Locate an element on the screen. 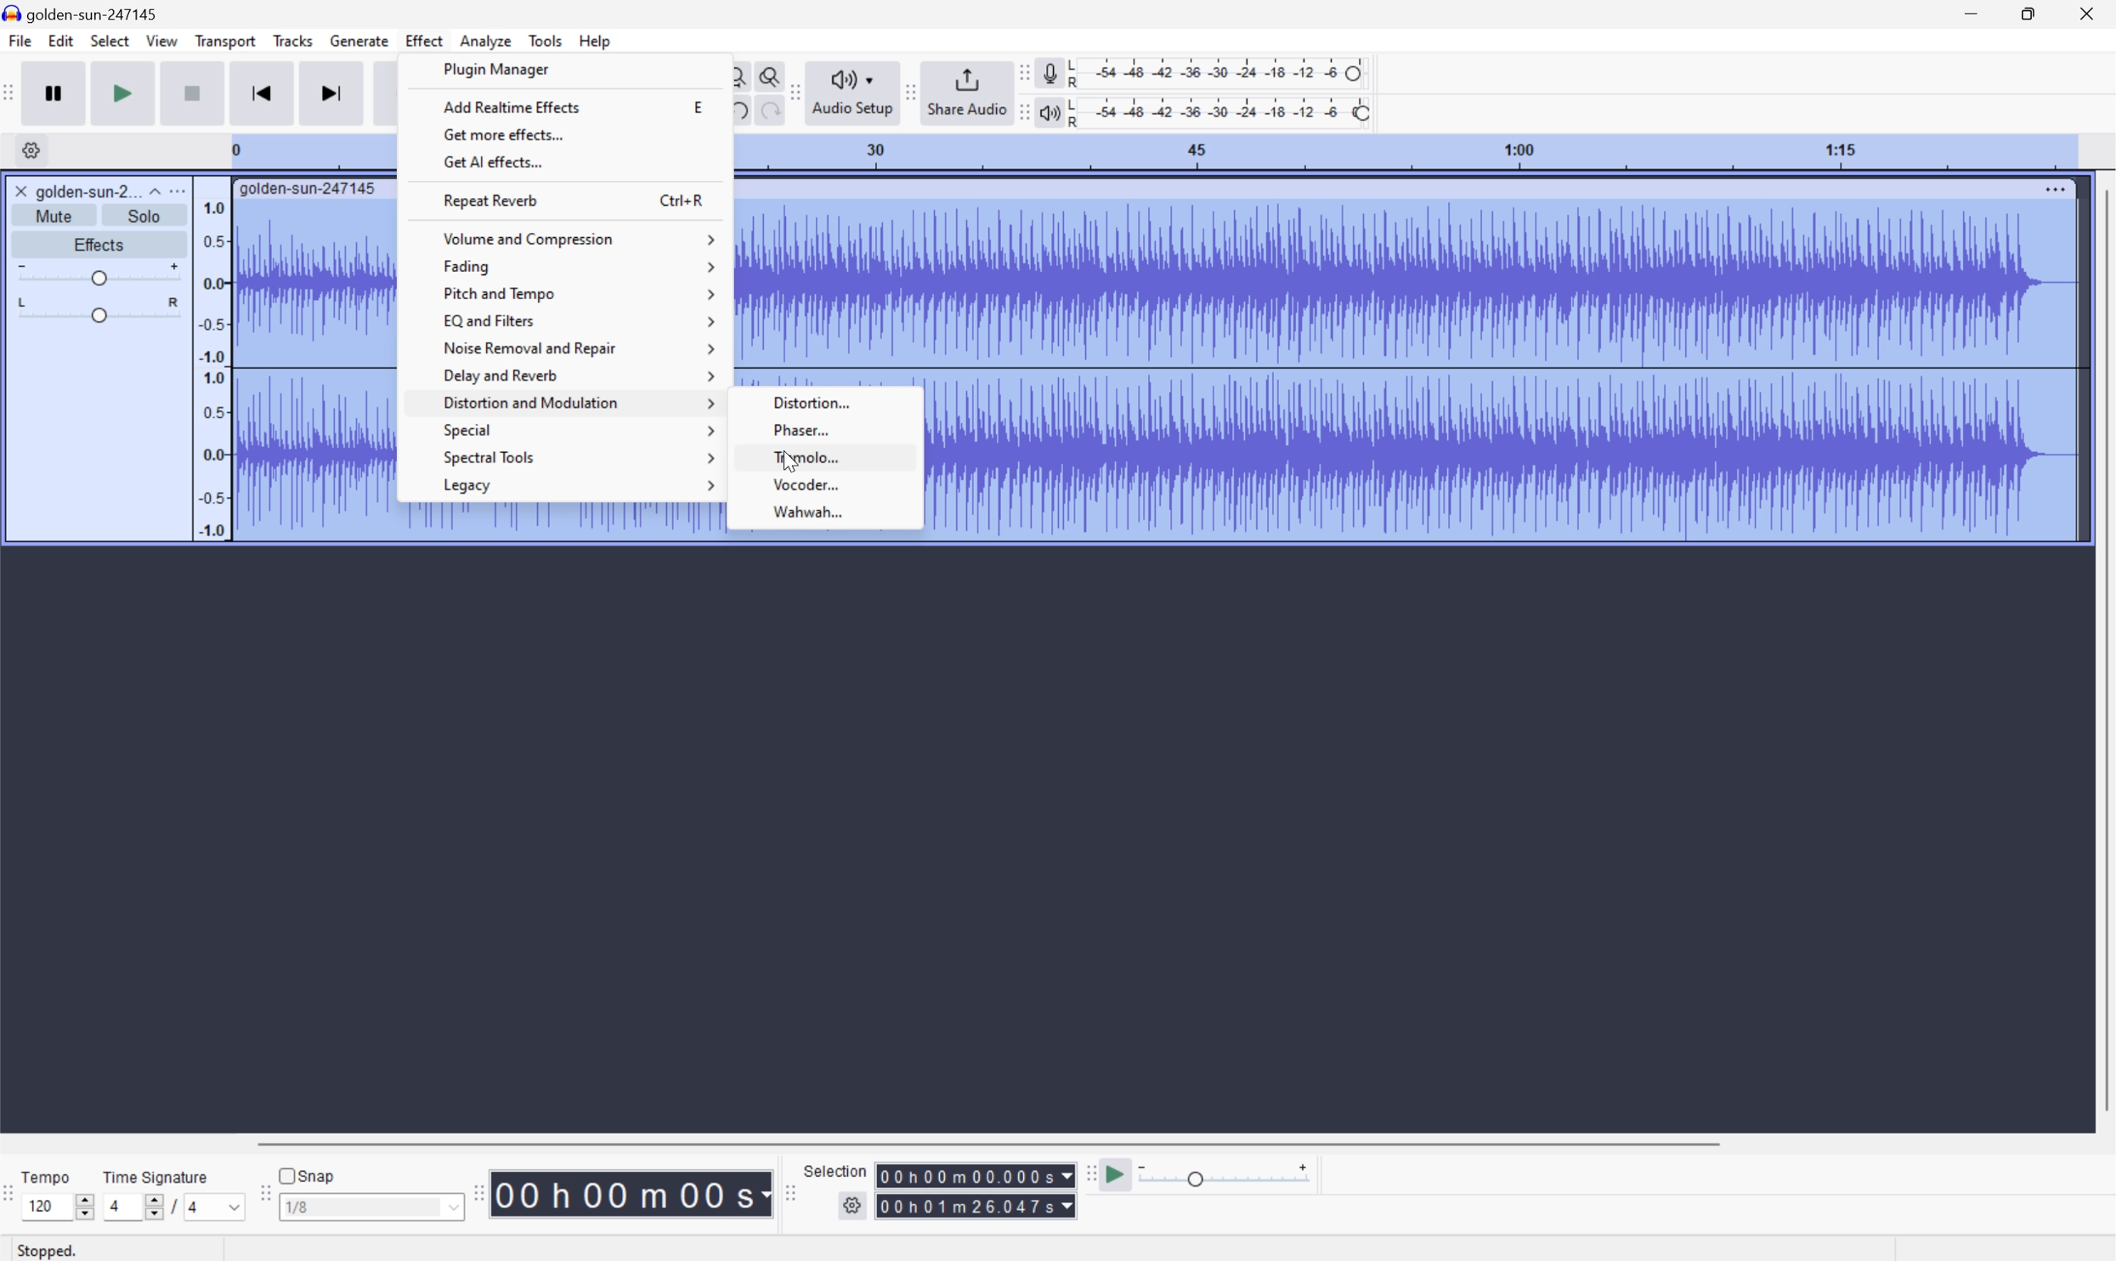  Skip to end is located at coordinates (331, 94).